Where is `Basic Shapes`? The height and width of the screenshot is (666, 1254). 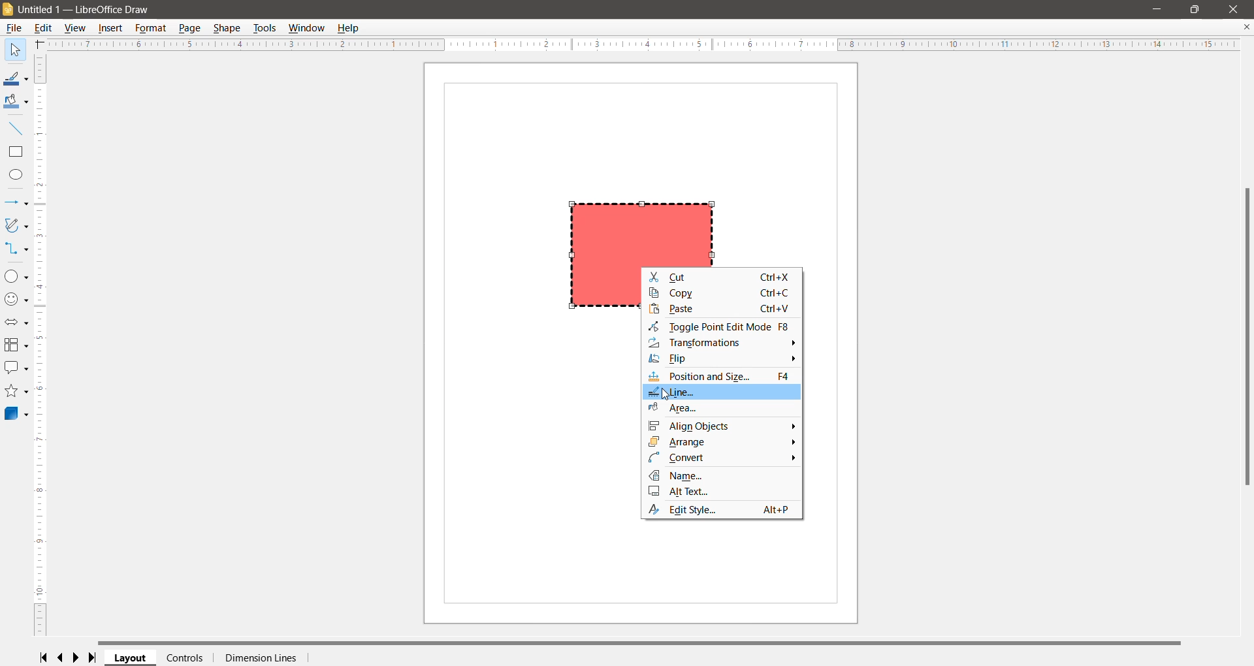 Basic Shapes is located at coordinates (16, 276).